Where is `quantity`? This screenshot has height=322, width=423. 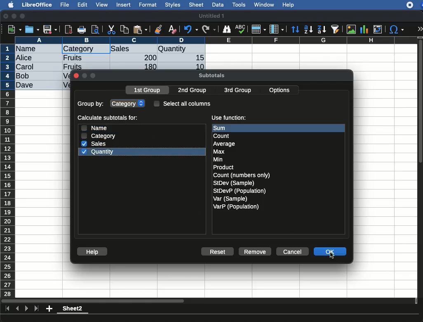
quantity is located at coordinates (181, 50).